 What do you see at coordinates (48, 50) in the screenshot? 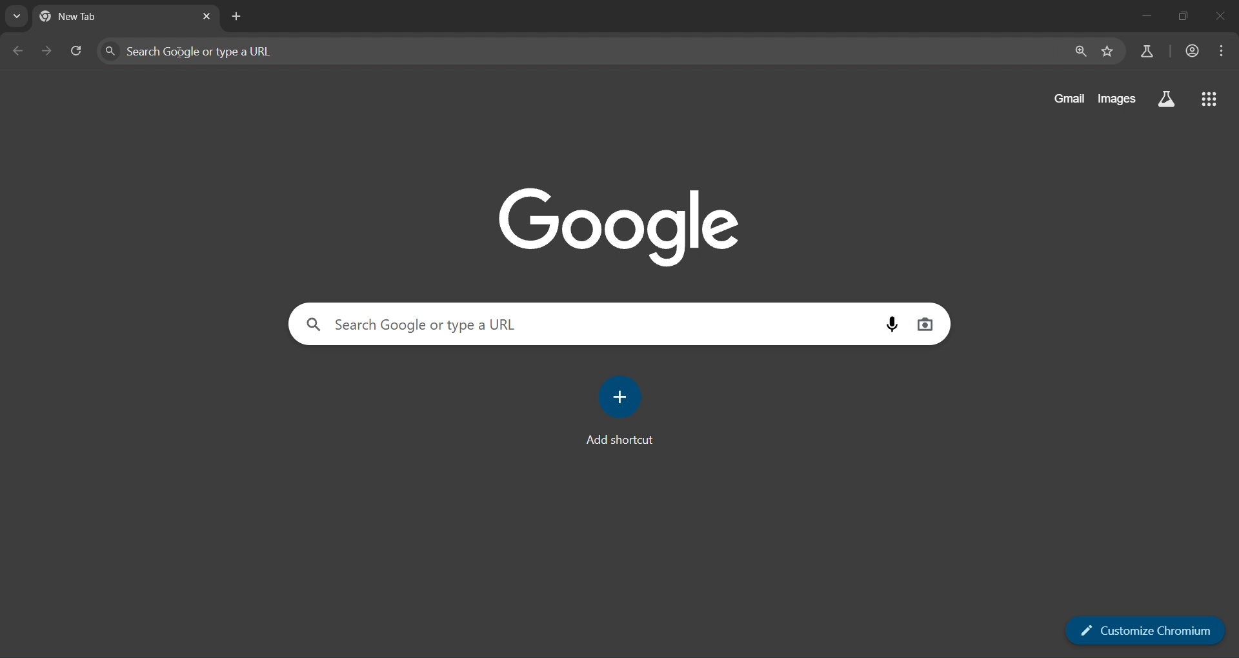
I see `go forward one page` at bounding box center [48, 50].